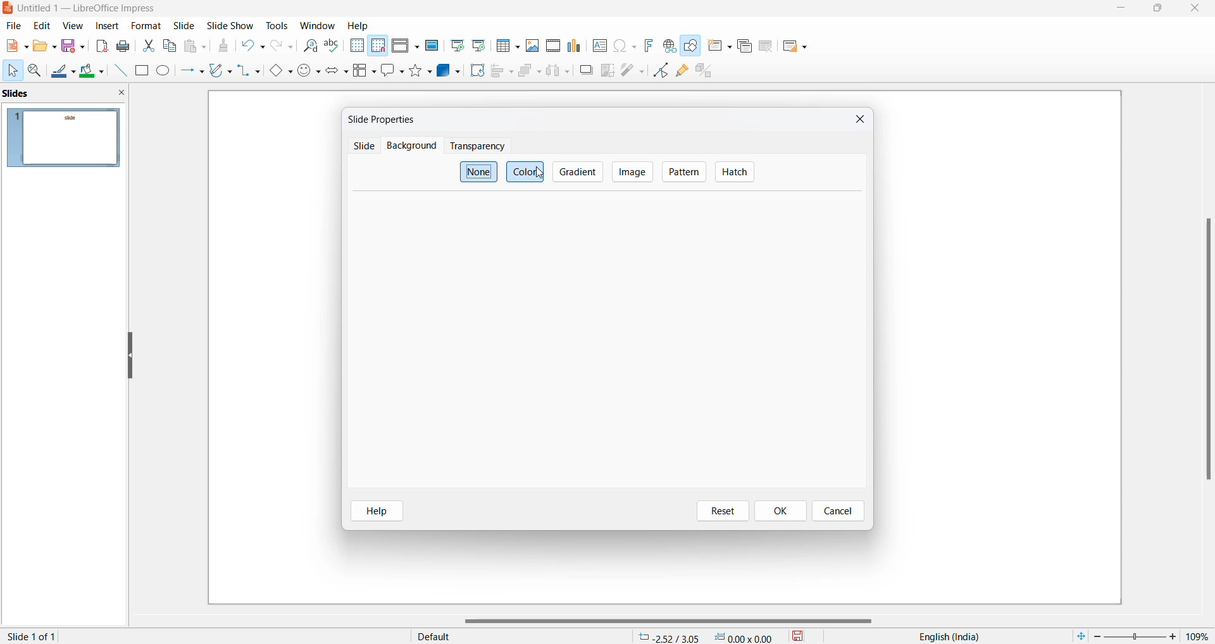 This screenshot has height=644, width=1215. Describe the element at coordinates (63, 72) in the screenshot. I see `line color` at that location.